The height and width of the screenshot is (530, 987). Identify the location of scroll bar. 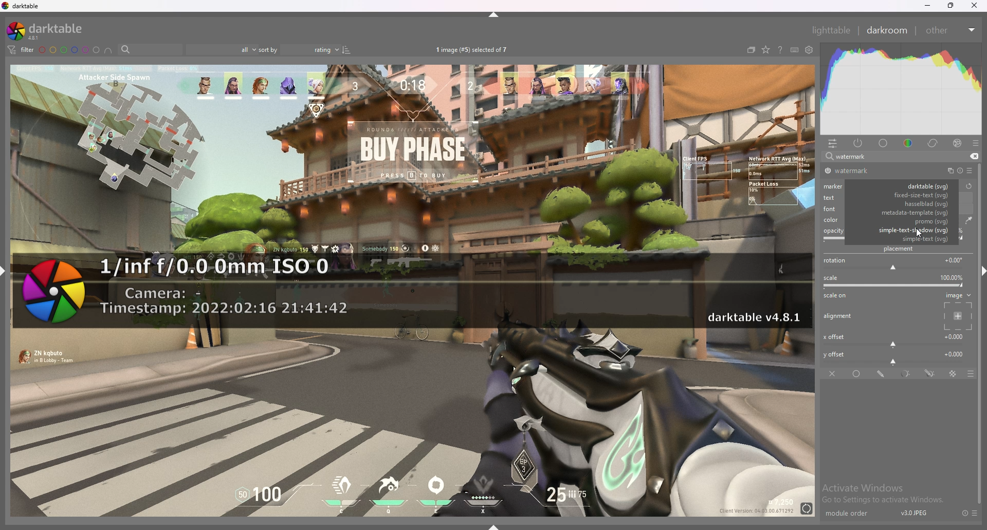
(981, 392).